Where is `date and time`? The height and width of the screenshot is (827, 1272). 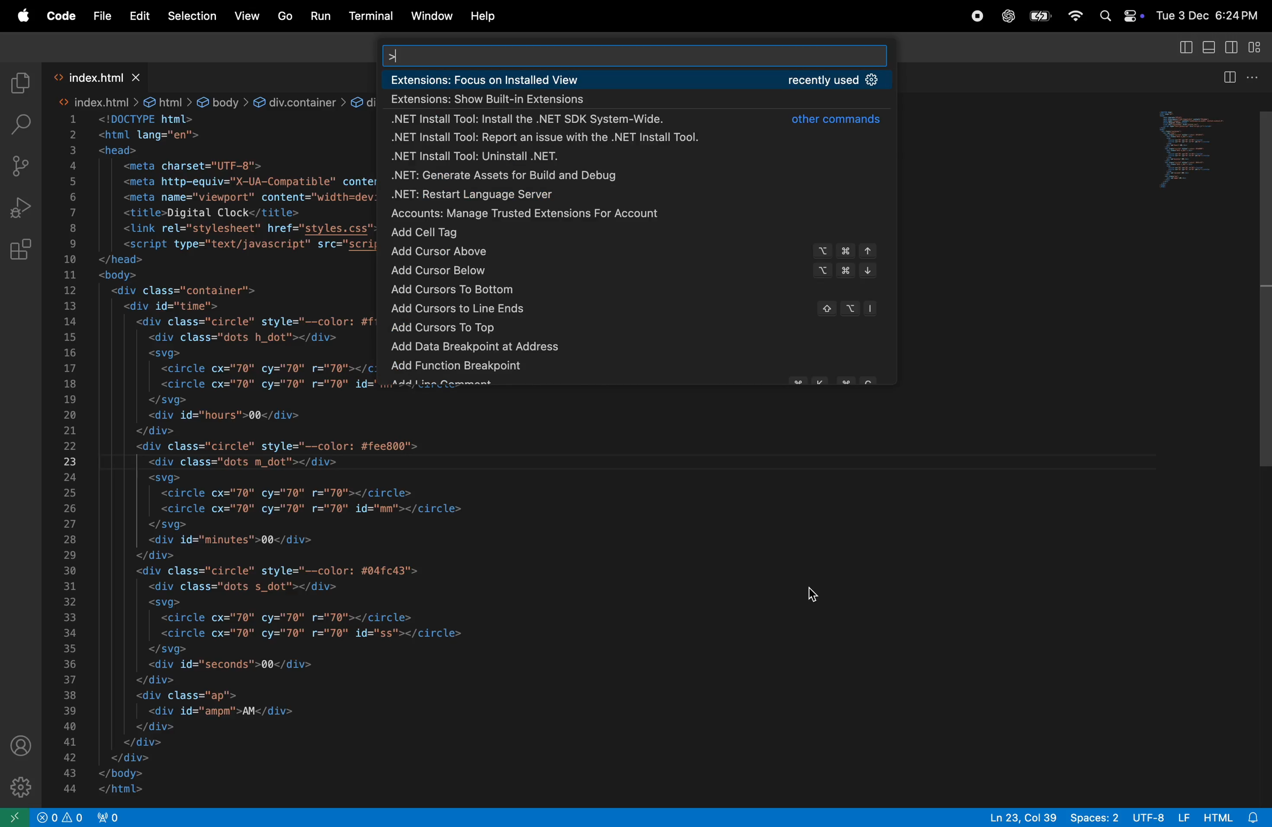
date and time is located at coordinates (1208, 13).